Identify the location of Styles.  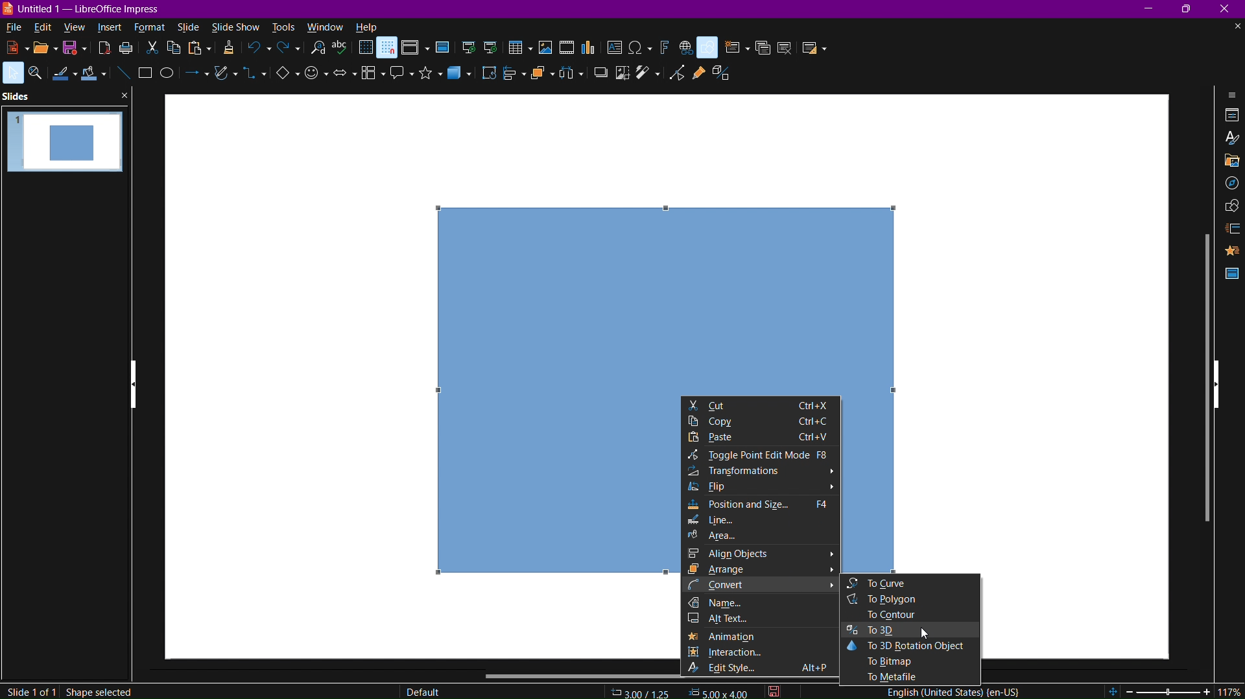
(1229, 139).